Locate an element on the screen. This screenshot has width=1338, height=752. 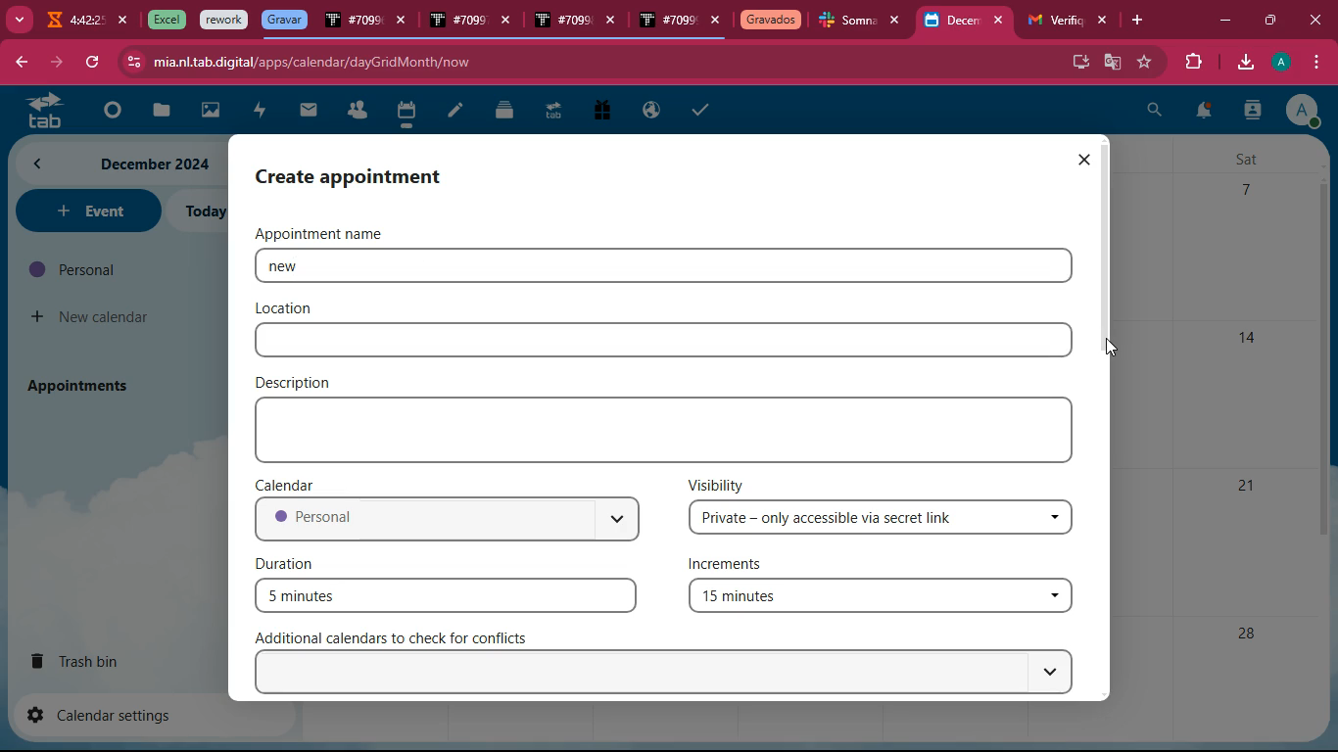
15 minutes is located at coordinates (878, 598).